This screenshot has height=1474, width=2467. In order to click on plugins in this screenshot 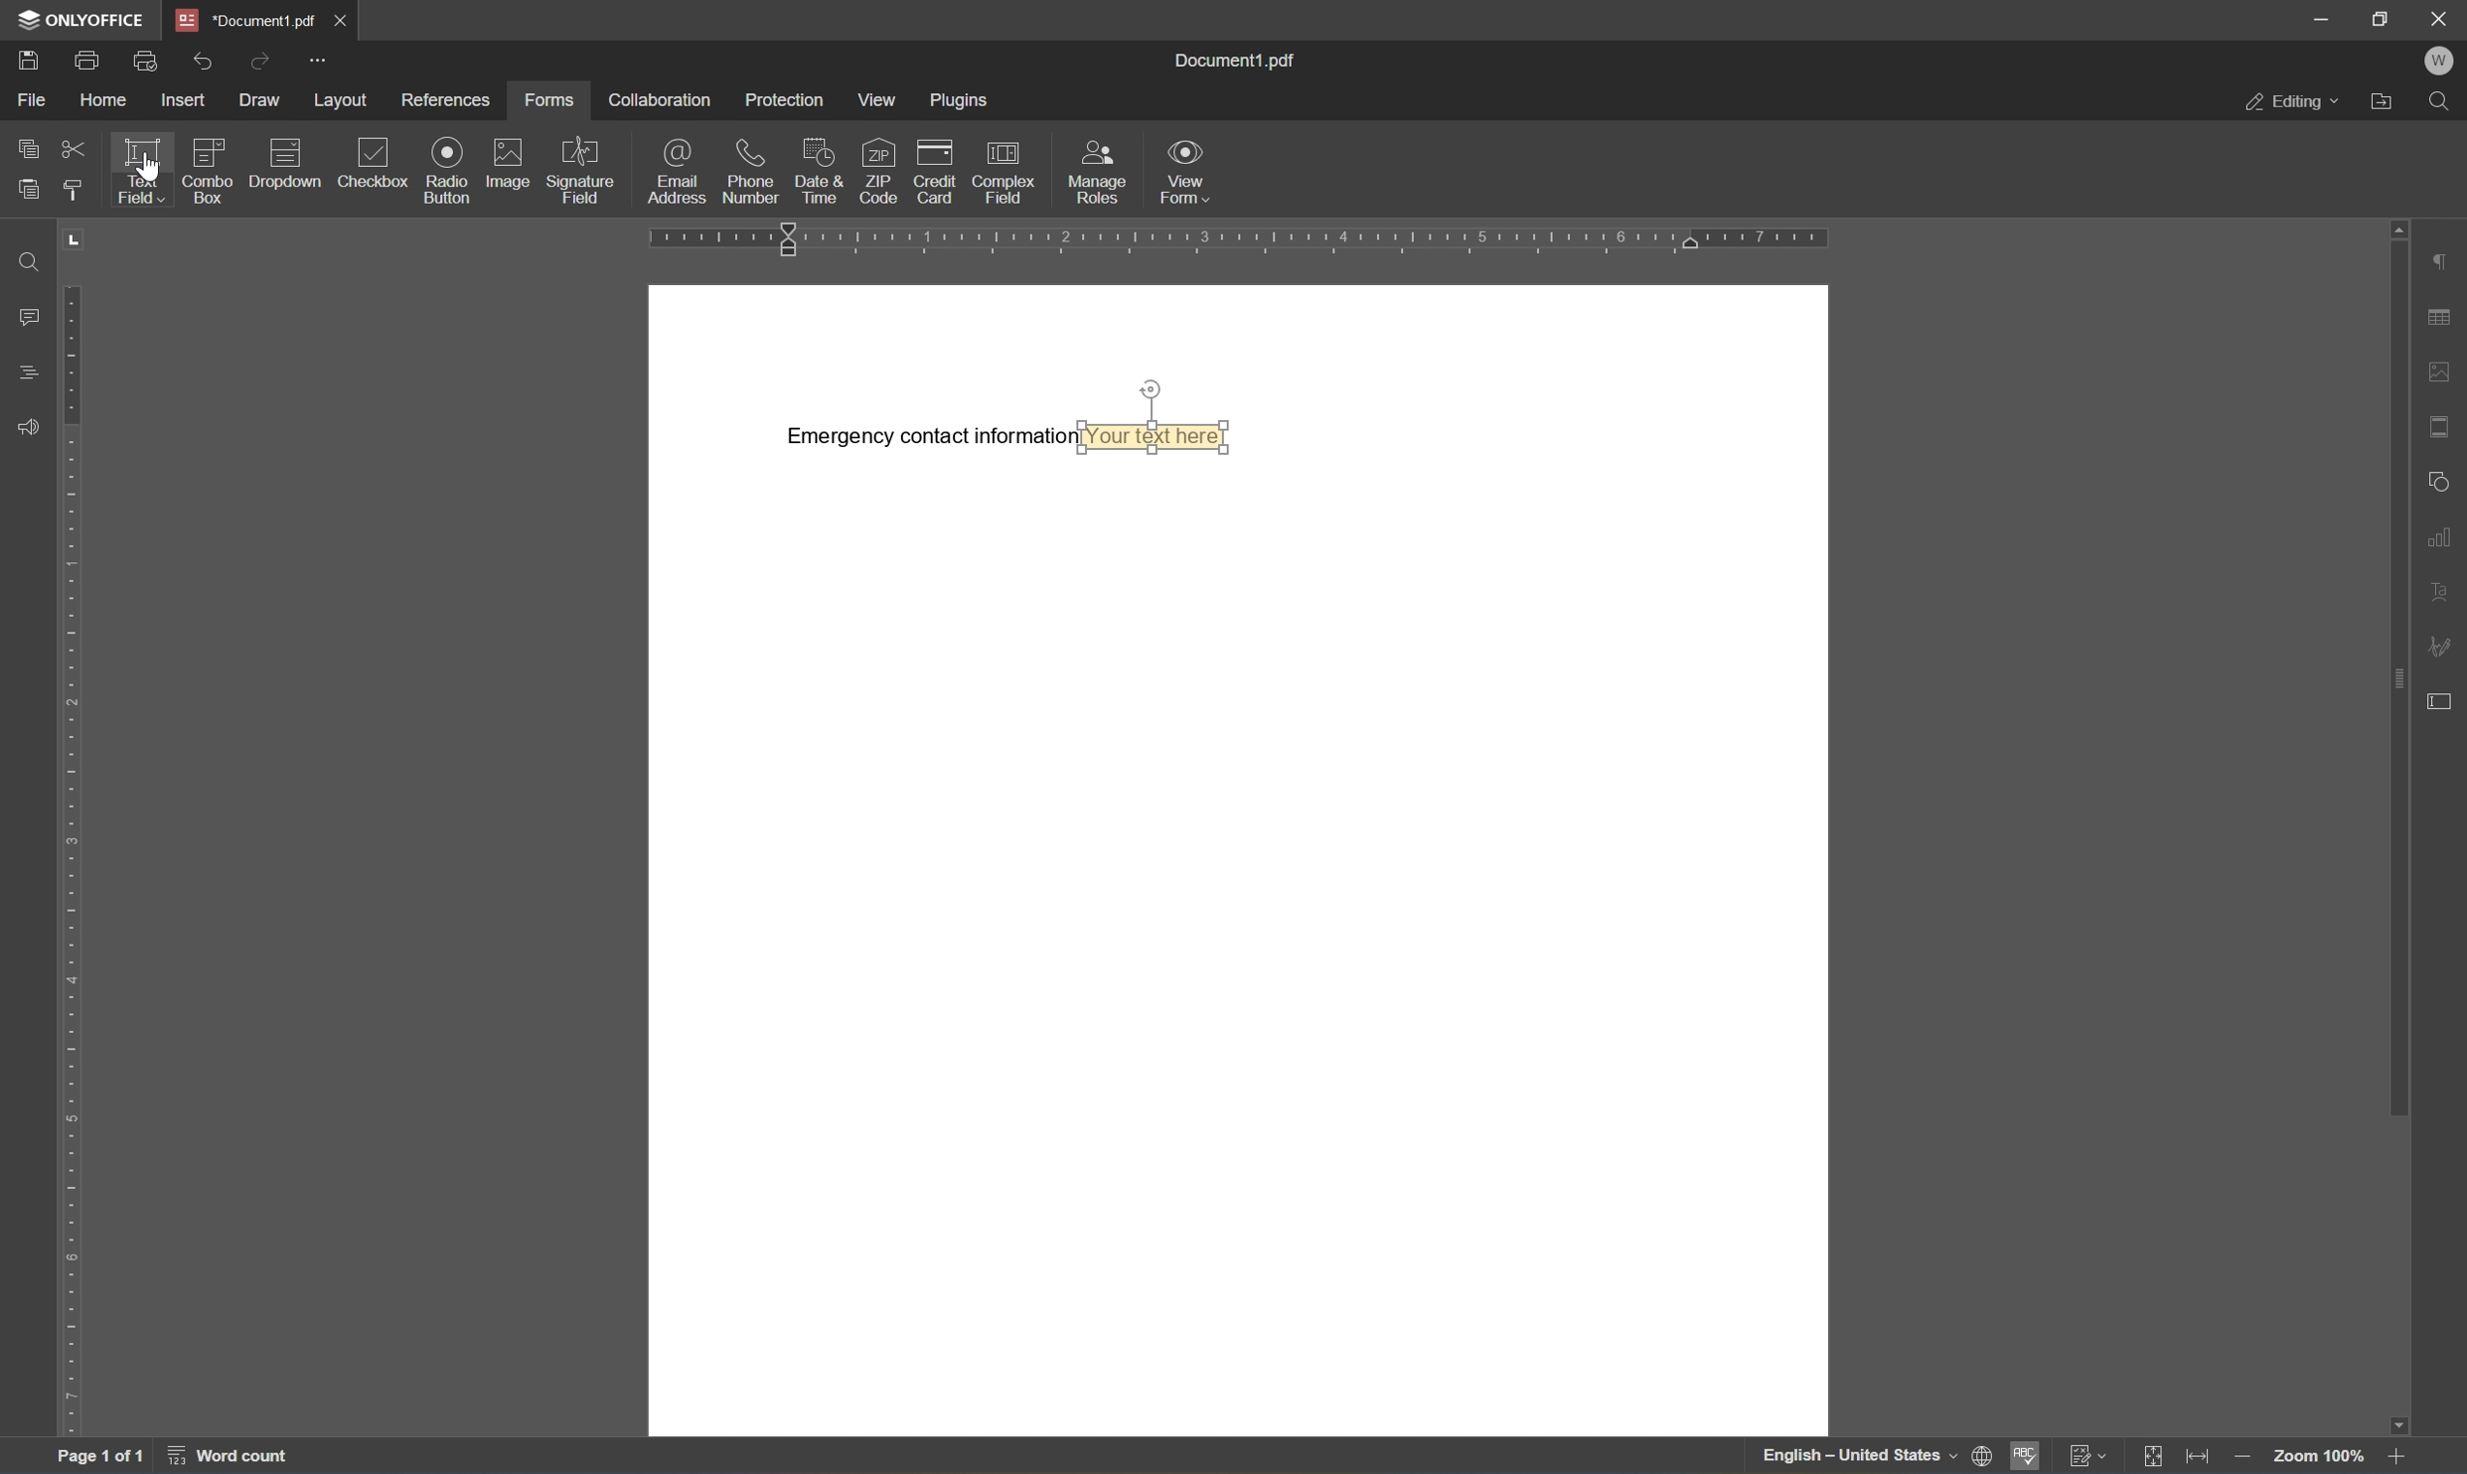, I will do `click(957, 102)`.